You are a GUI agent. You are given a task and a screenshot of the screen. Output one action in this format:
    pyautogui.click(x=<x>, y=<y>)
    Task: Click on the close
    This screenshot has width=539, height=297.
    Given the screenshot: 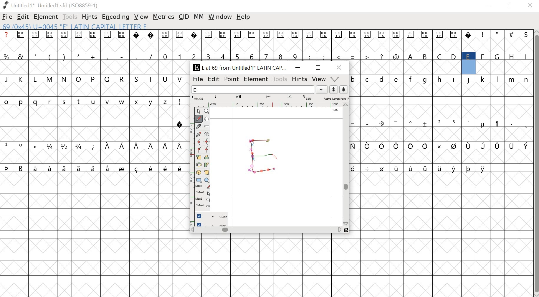 What is the action you would take?
    pyautogui.click(x=340, y=68)
    